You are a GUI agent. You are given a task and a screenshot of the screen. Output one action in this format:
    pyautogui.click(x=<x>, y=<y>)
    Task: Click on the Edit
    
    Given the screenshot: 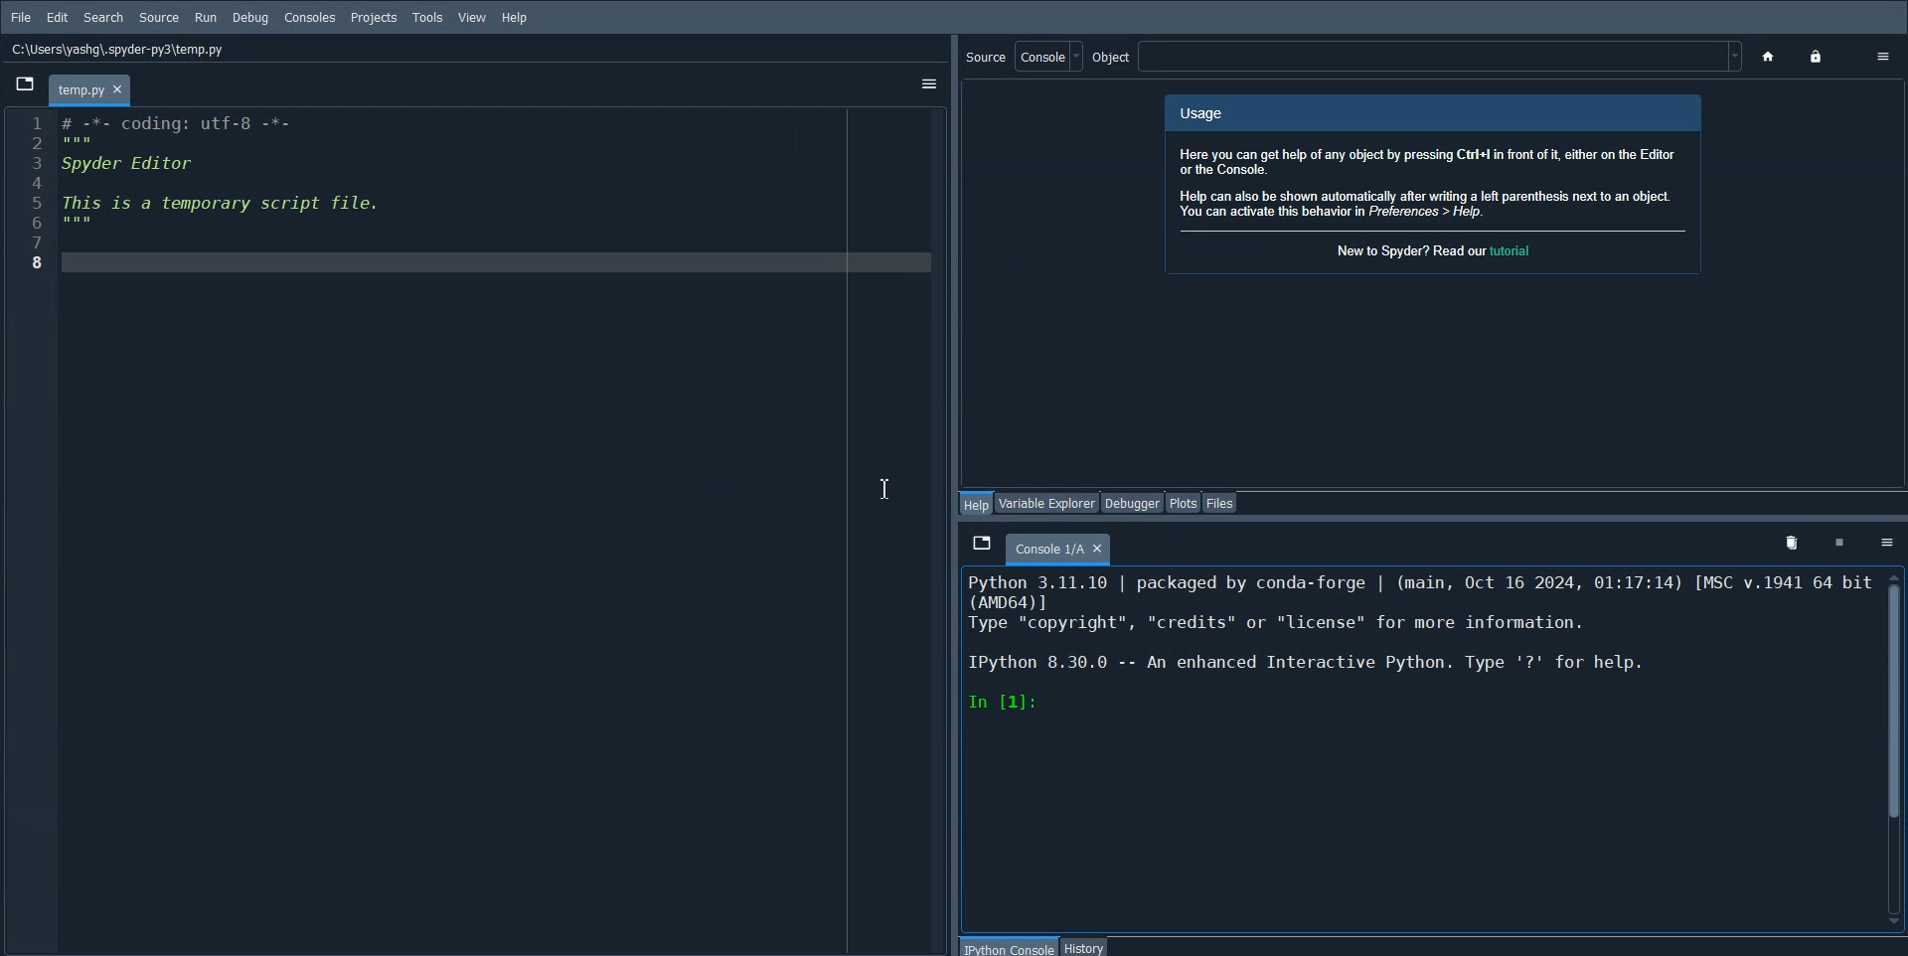 What is the action you would take?
    pyautogui.click(x=58, y=17)
    